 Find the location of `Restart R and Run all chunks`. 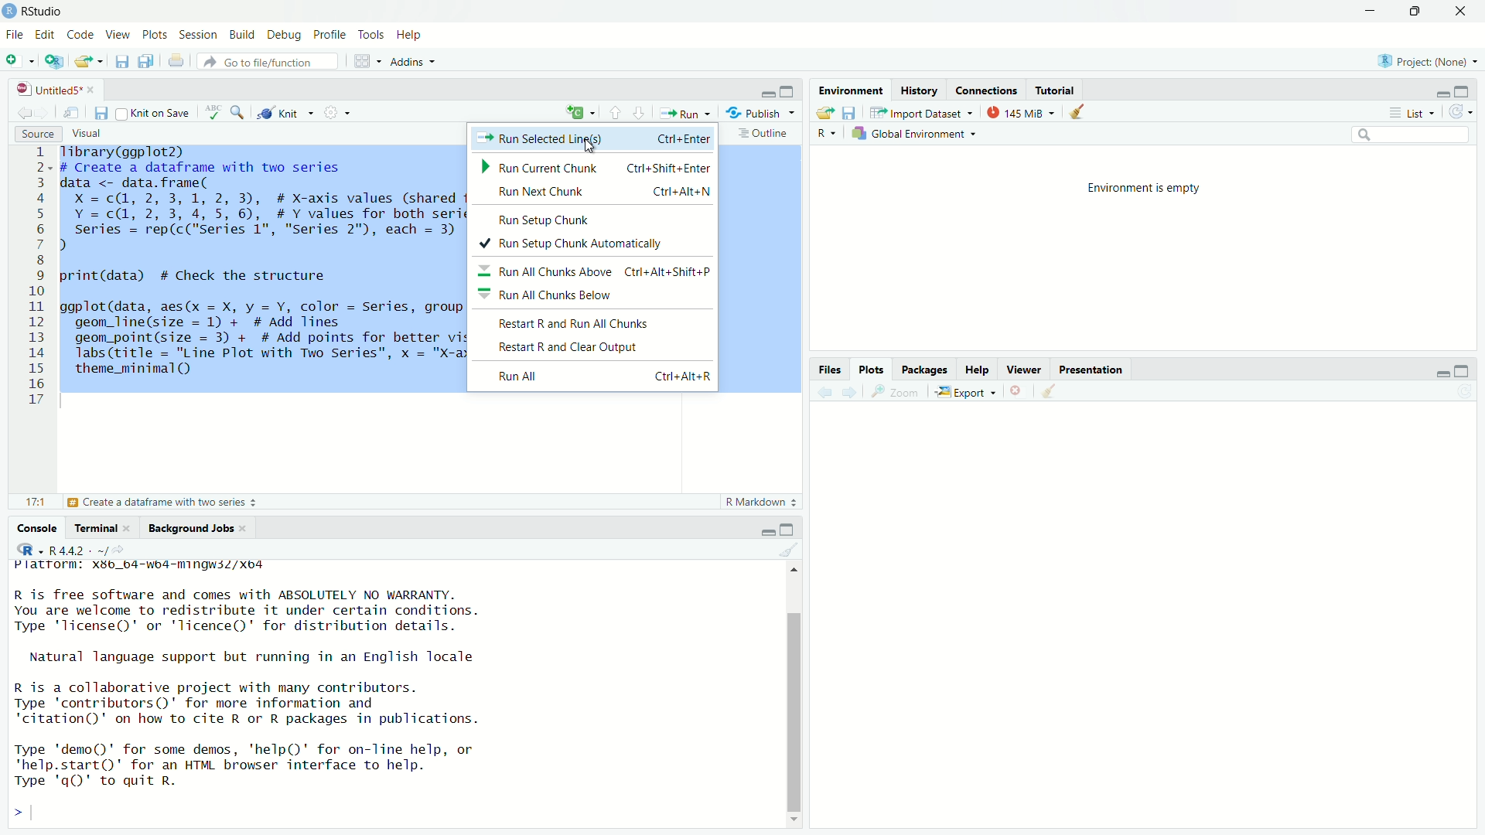

Restart R and Run all chunks is located at coordinates (571, 322).